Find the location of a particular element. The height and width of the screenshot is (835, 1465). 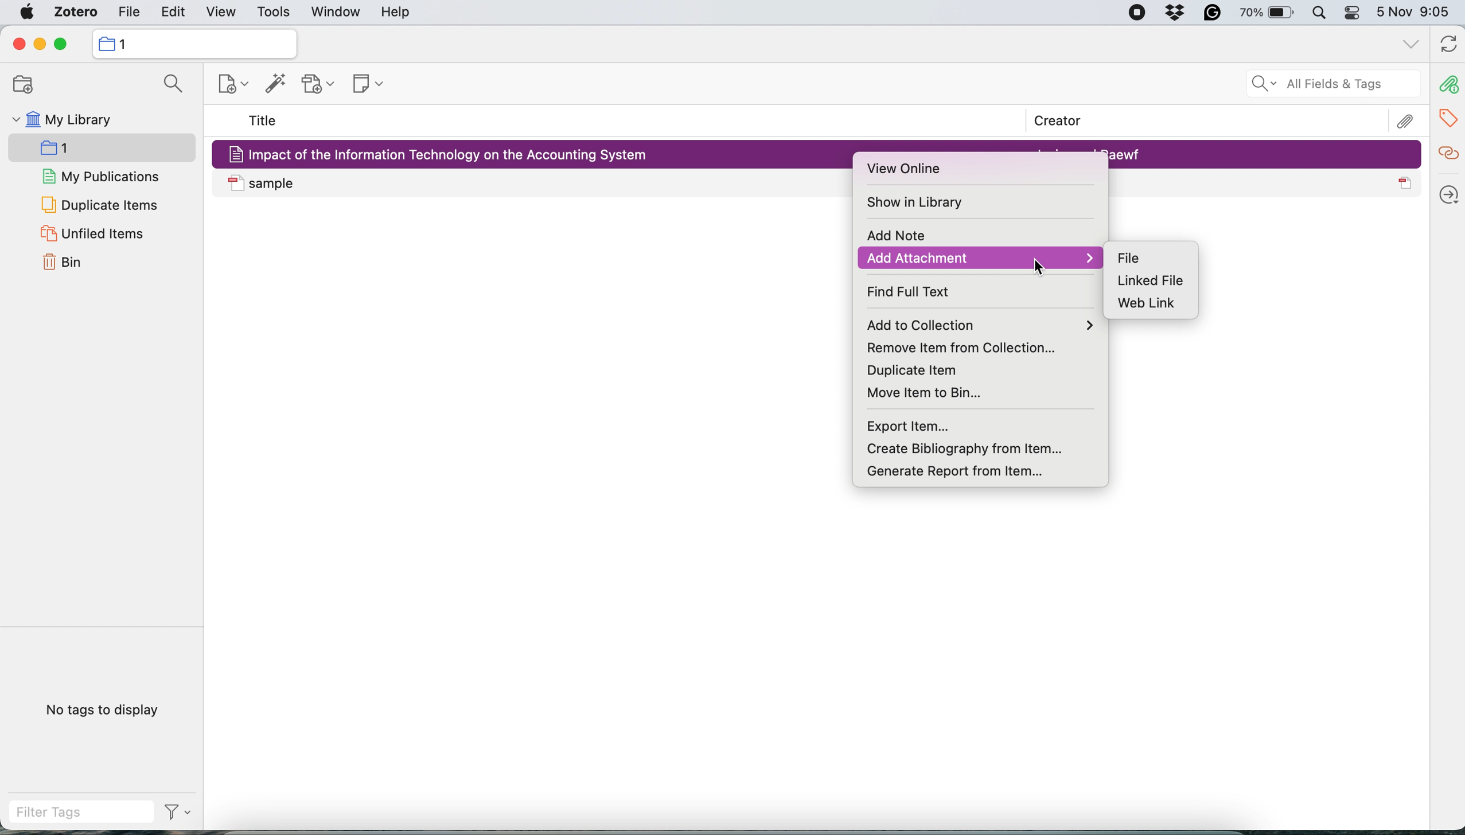

maximise is located at coordinates (65, 44).